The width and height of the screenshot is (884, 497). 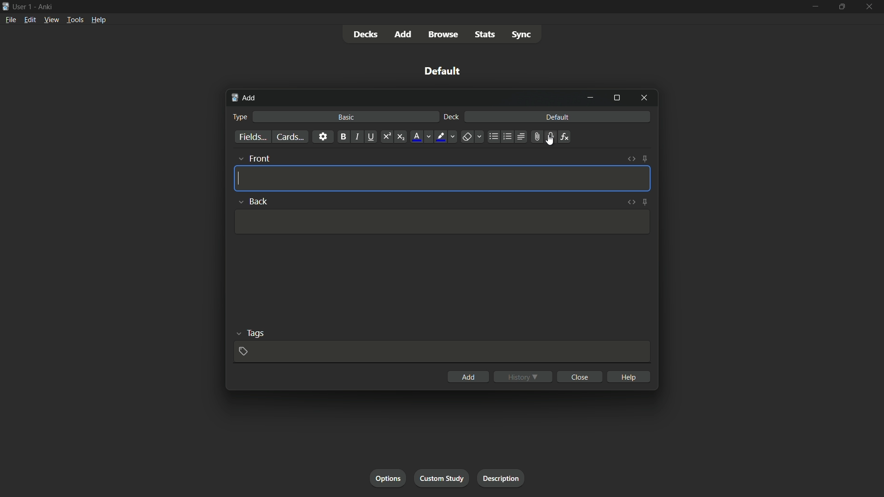 I want to click on fields, so click(x=252, y=137).